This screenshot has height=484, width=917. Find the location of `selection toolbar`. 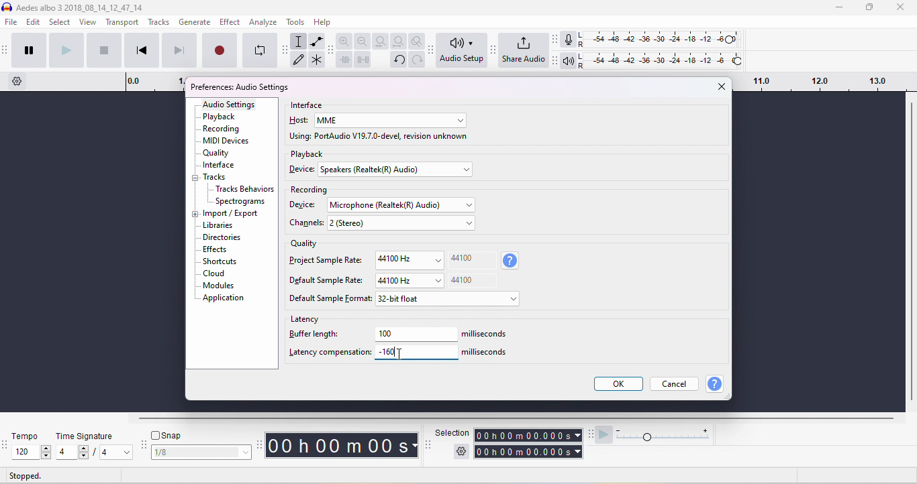

selection toolbar is located at coordinates (428, 444).